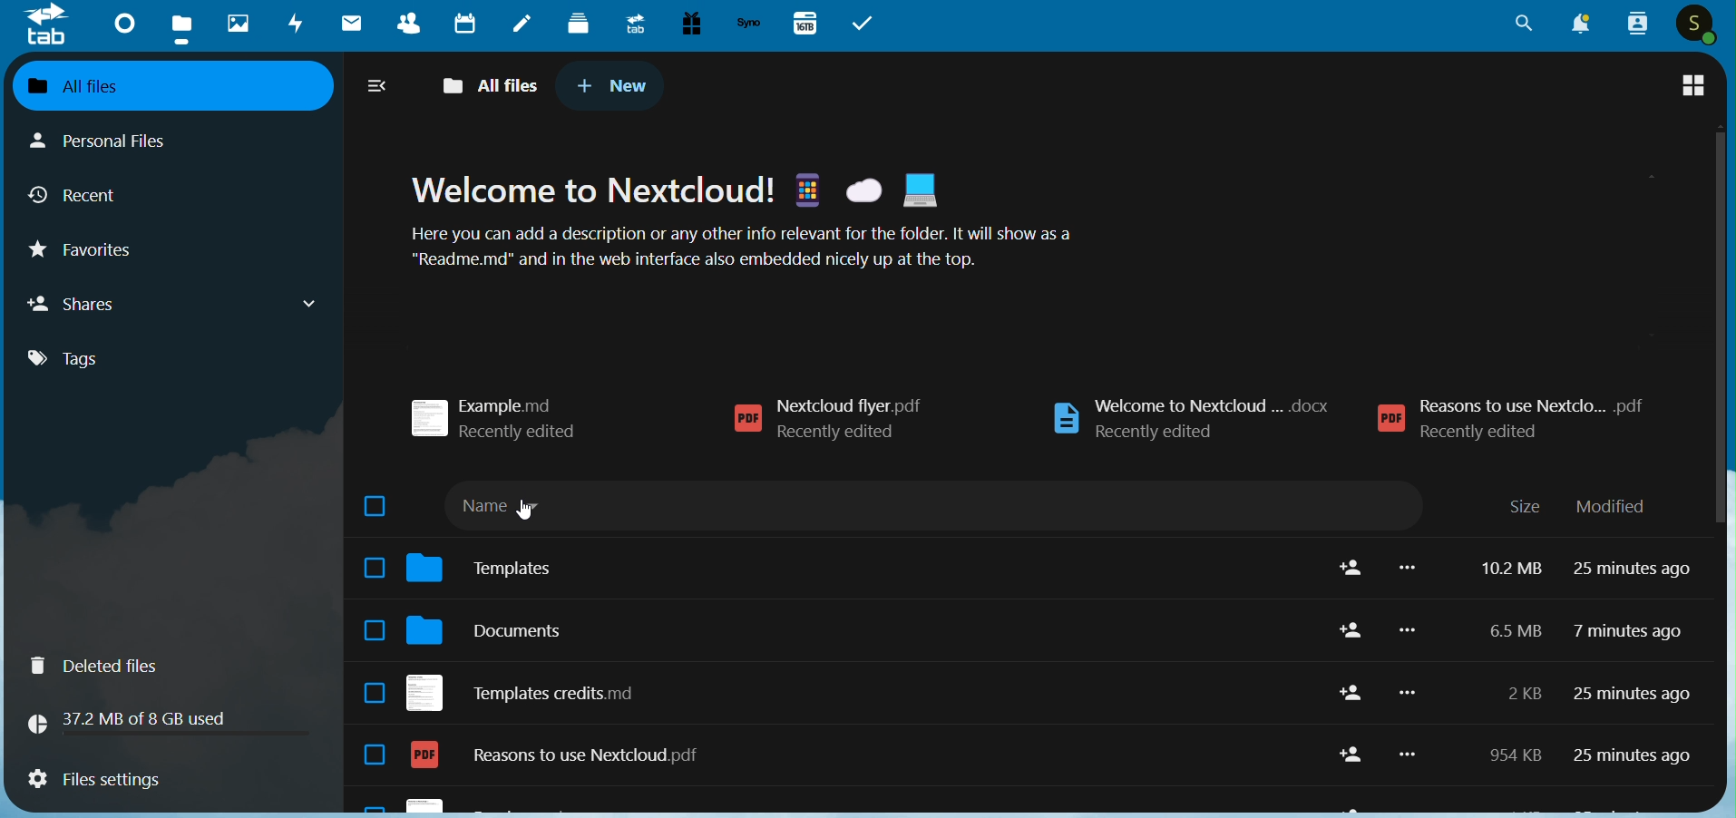 The height and width of the screenshot is (818, 1736). What do you see at coordinates (182, 23) in the screenshot?
I see `Files` at bounding box center [182, 23].